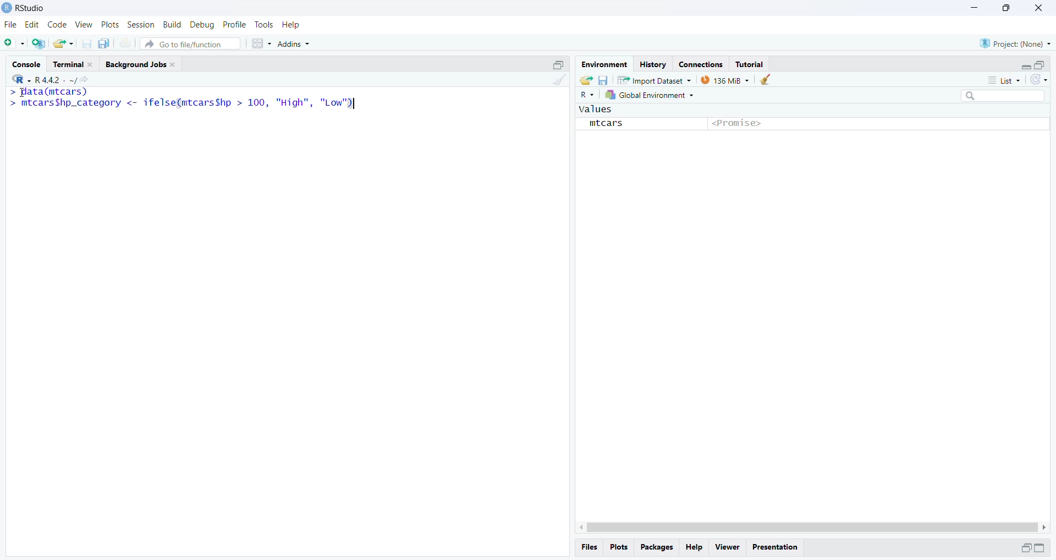  What do you see at coordinates (1023, 65) in the screenshot?
I see `Minimize` at bounding box center [1023, 65].